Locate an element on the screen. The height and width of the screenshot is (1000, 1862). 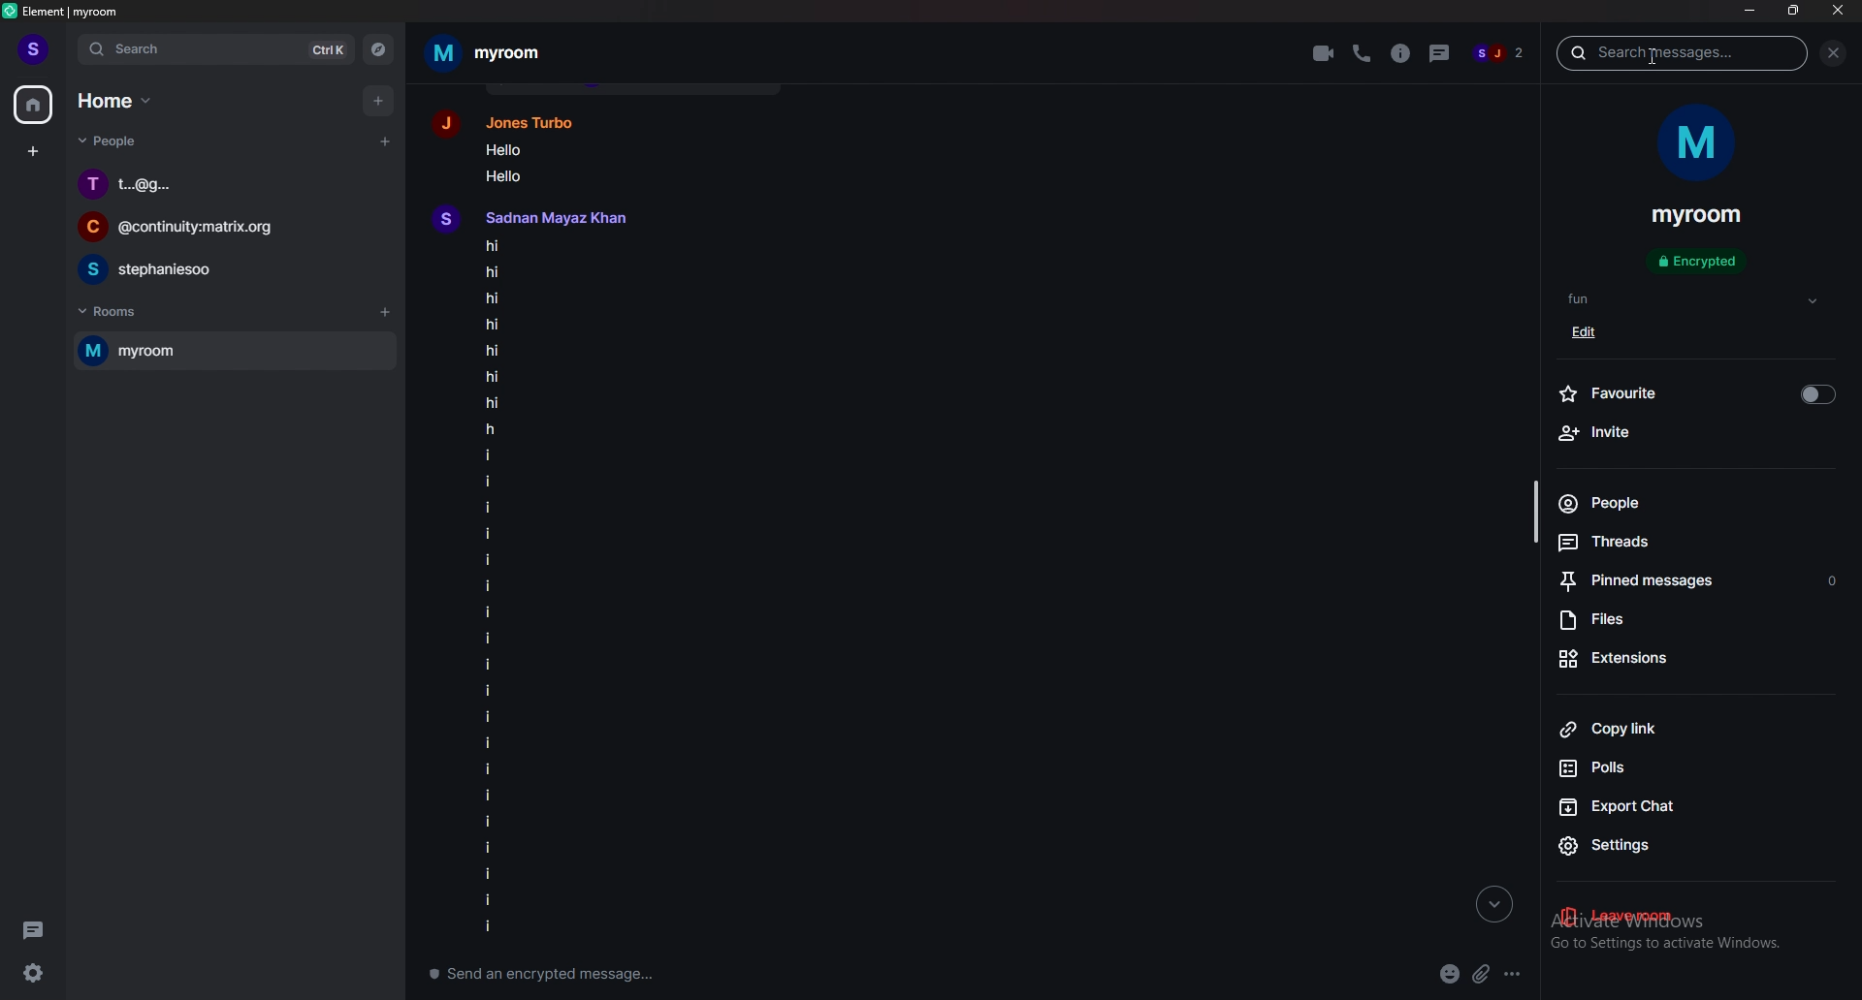
minimize is located at coordinates (1749, 10).